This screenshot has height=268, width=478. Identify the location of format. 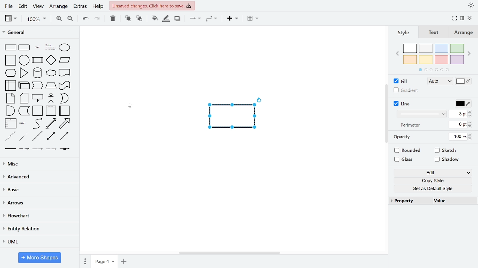
(462, 18).